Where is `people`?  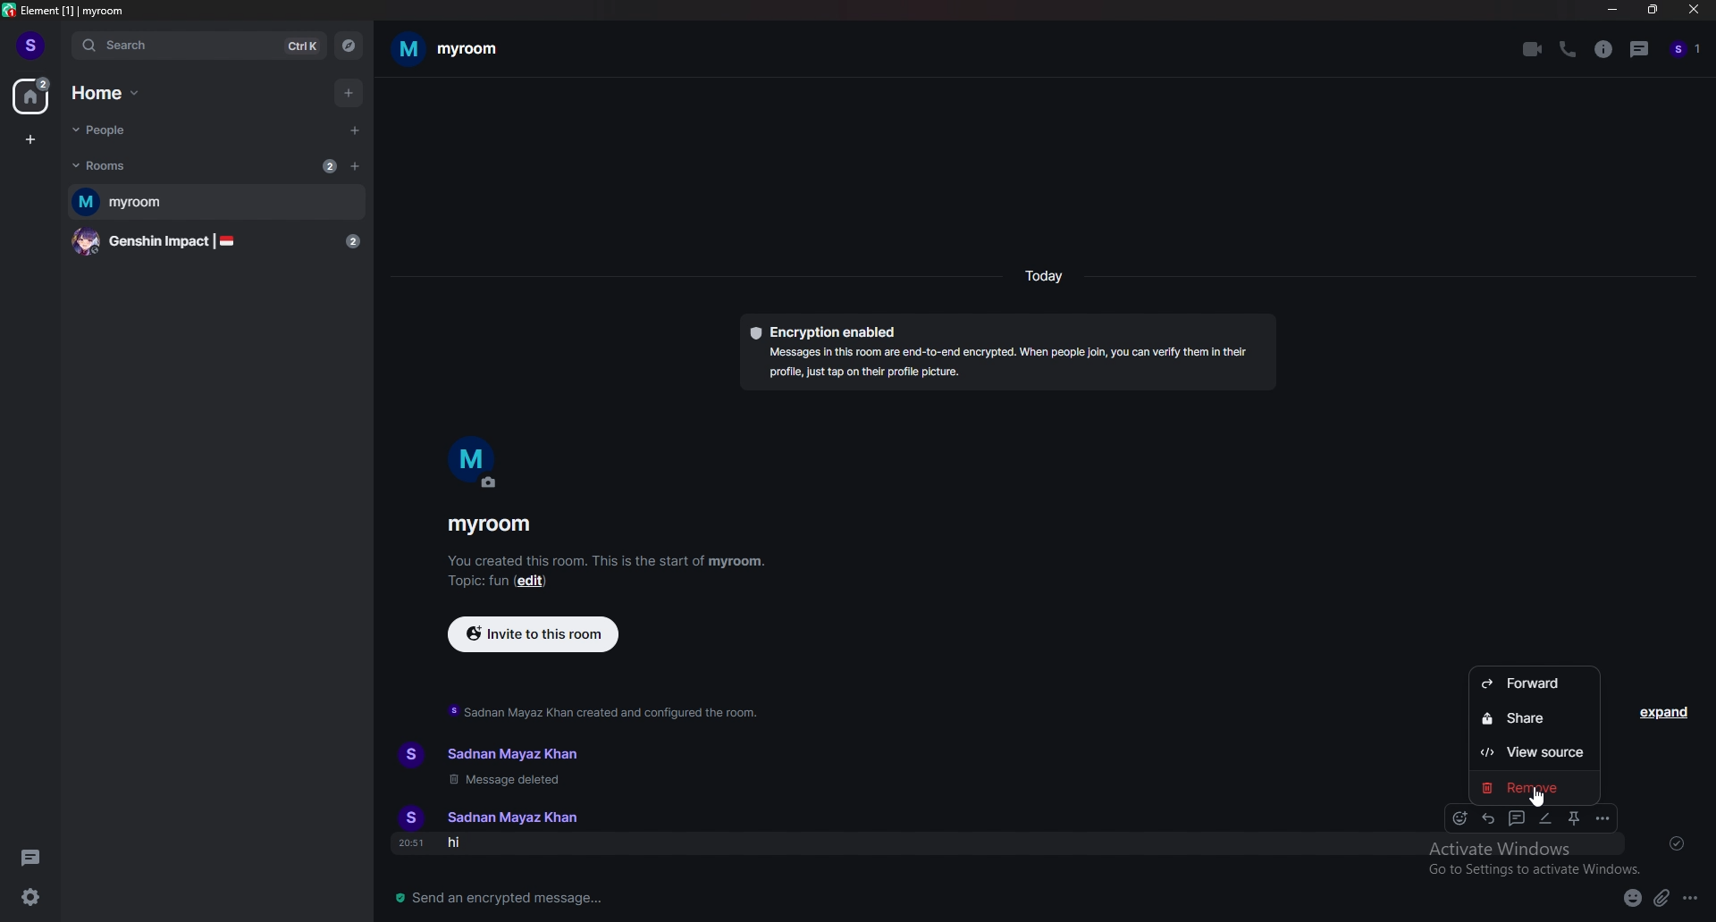
people is located at coordinates (1687, 50).